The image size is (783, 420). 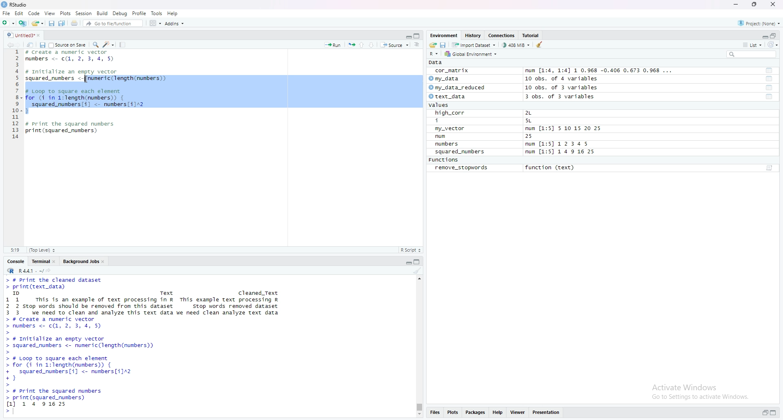 What do you see at coordinates (139, 13) in the screenshot?
I see `Profile` at bounding box center [139, 13].